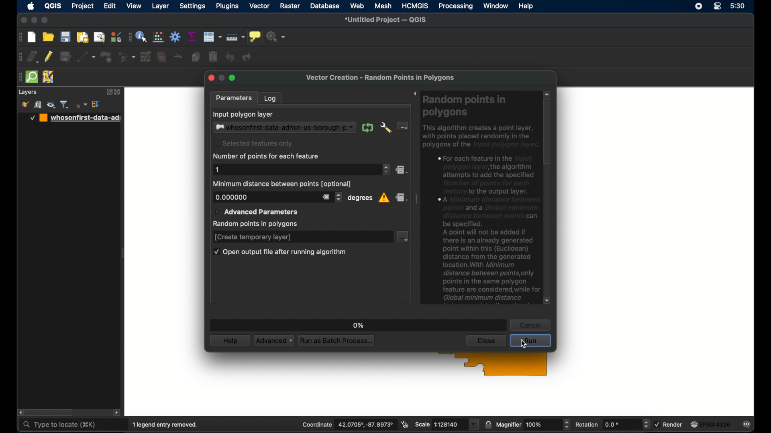 Image resolution: width=771 pixels, height=433 pixels. Describe the element at coordinates (49, 57) in the screenshot. I see `toggle editing` at that location.